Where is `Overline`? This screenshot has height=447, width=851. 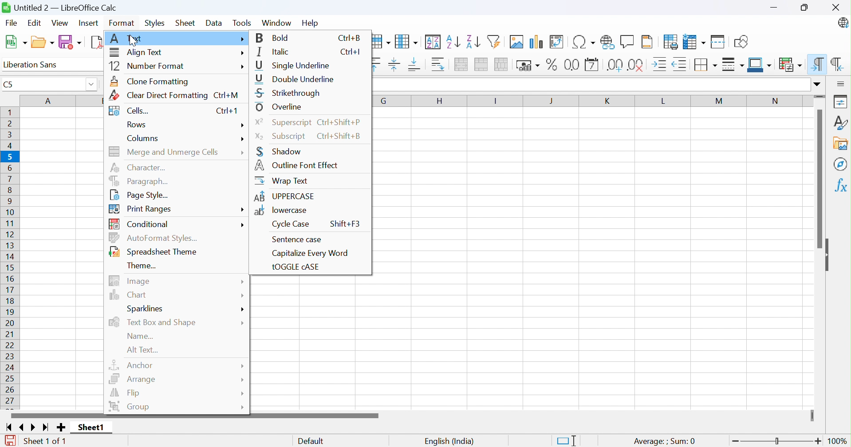
Overline is located at coordinates (280, 107).